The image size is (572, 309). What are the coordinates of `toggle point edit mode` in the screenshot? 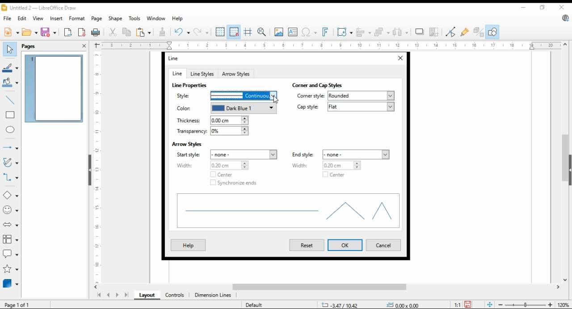 It's located at (451, 32).